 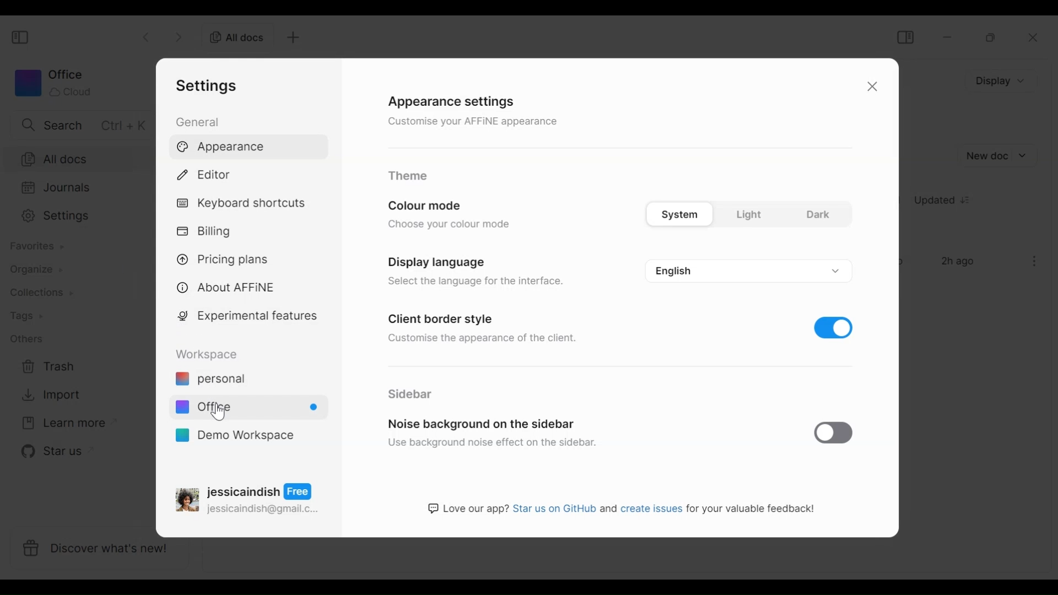 I want to click on Tags, so click(x=26, y=317).